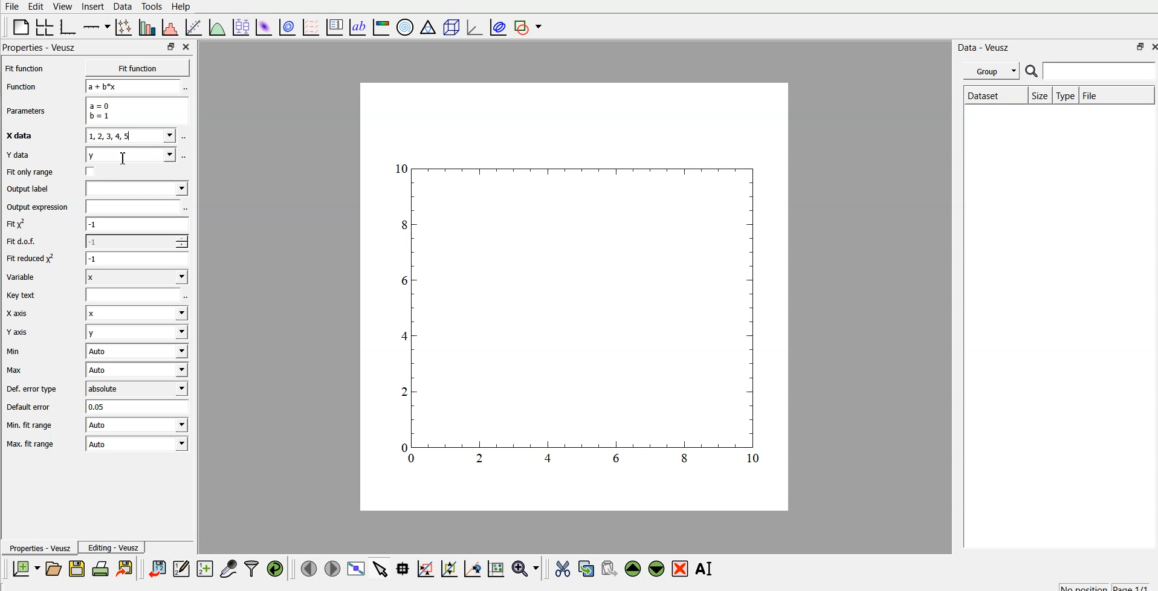 Image resolution: width=1158 pixels, height=591 pixels. I want to click on Def. error type, so click(29, 389).